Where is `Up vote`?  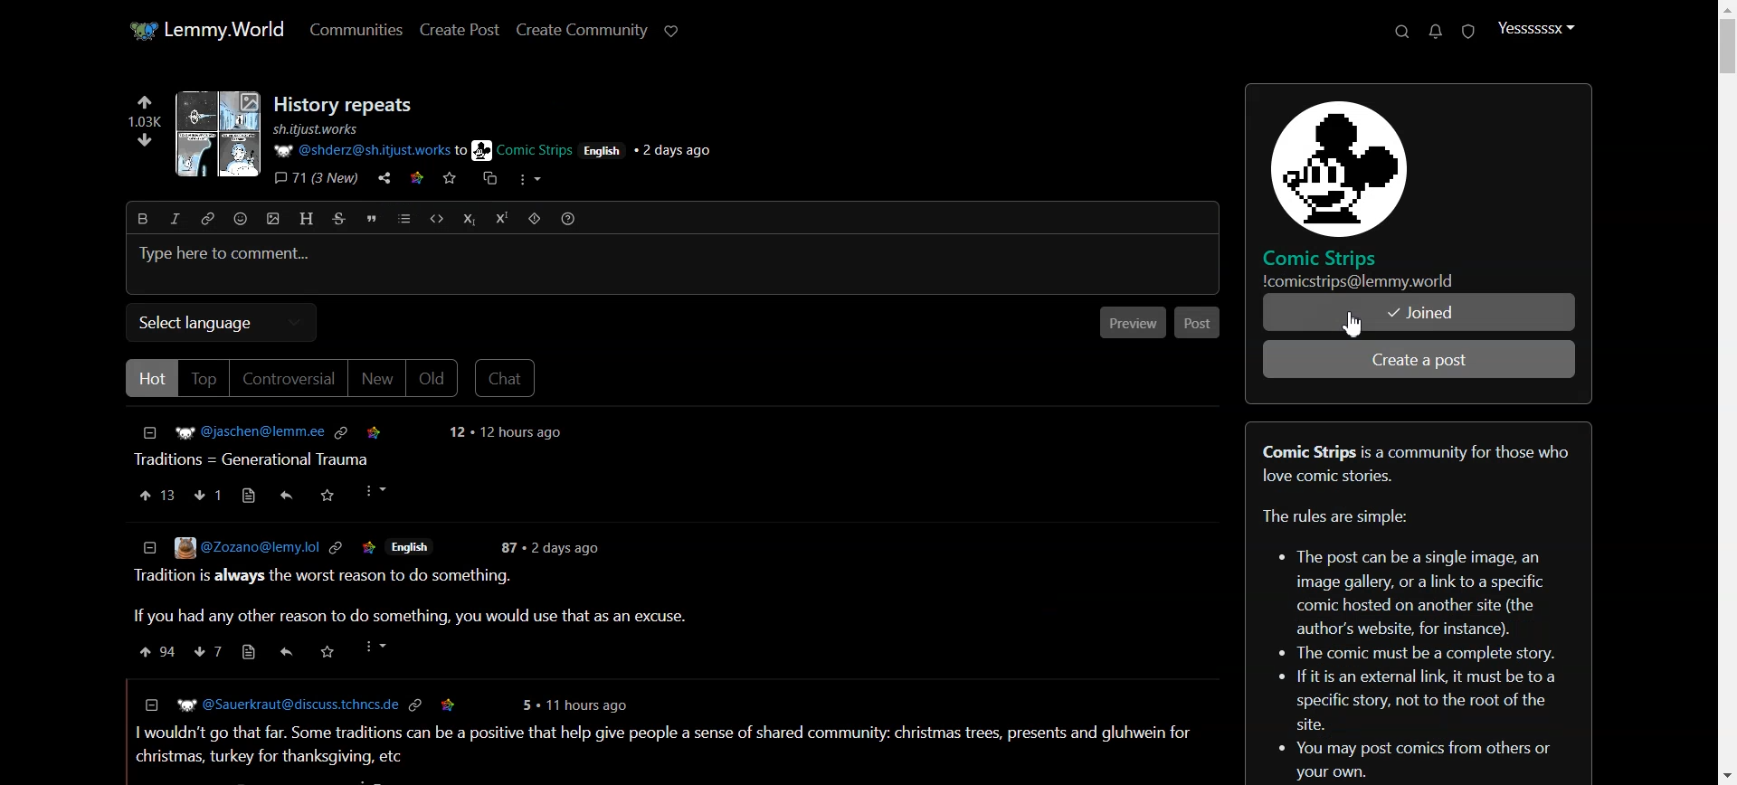 Up vote is located at coordinates (141, 133).